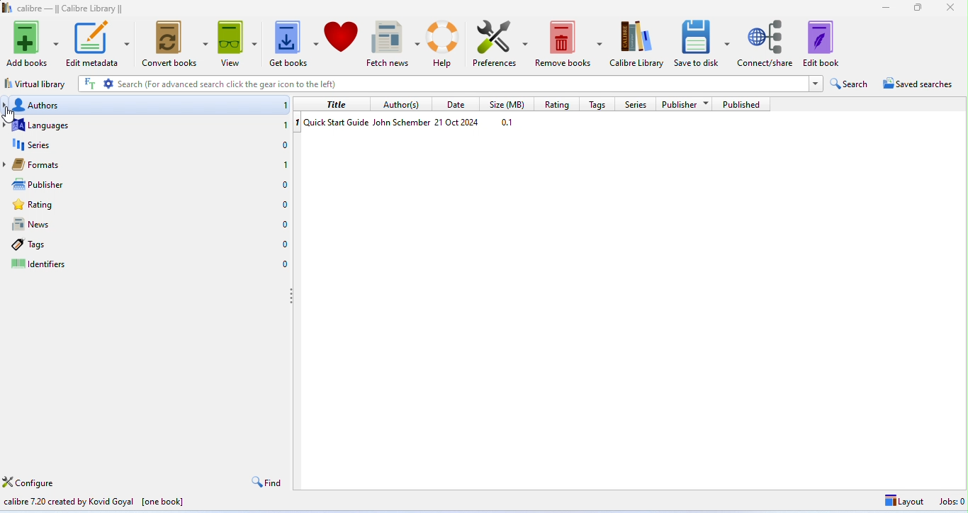 Image resolution: width=968 pixels, height=513 pixels. I want to click on author(s), so click(403, 104).